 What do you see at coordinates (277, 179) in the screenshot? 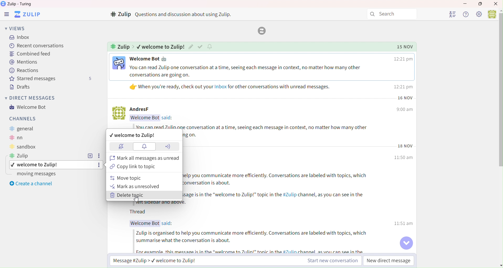
I see `Text` at bounding box center [277, 179].